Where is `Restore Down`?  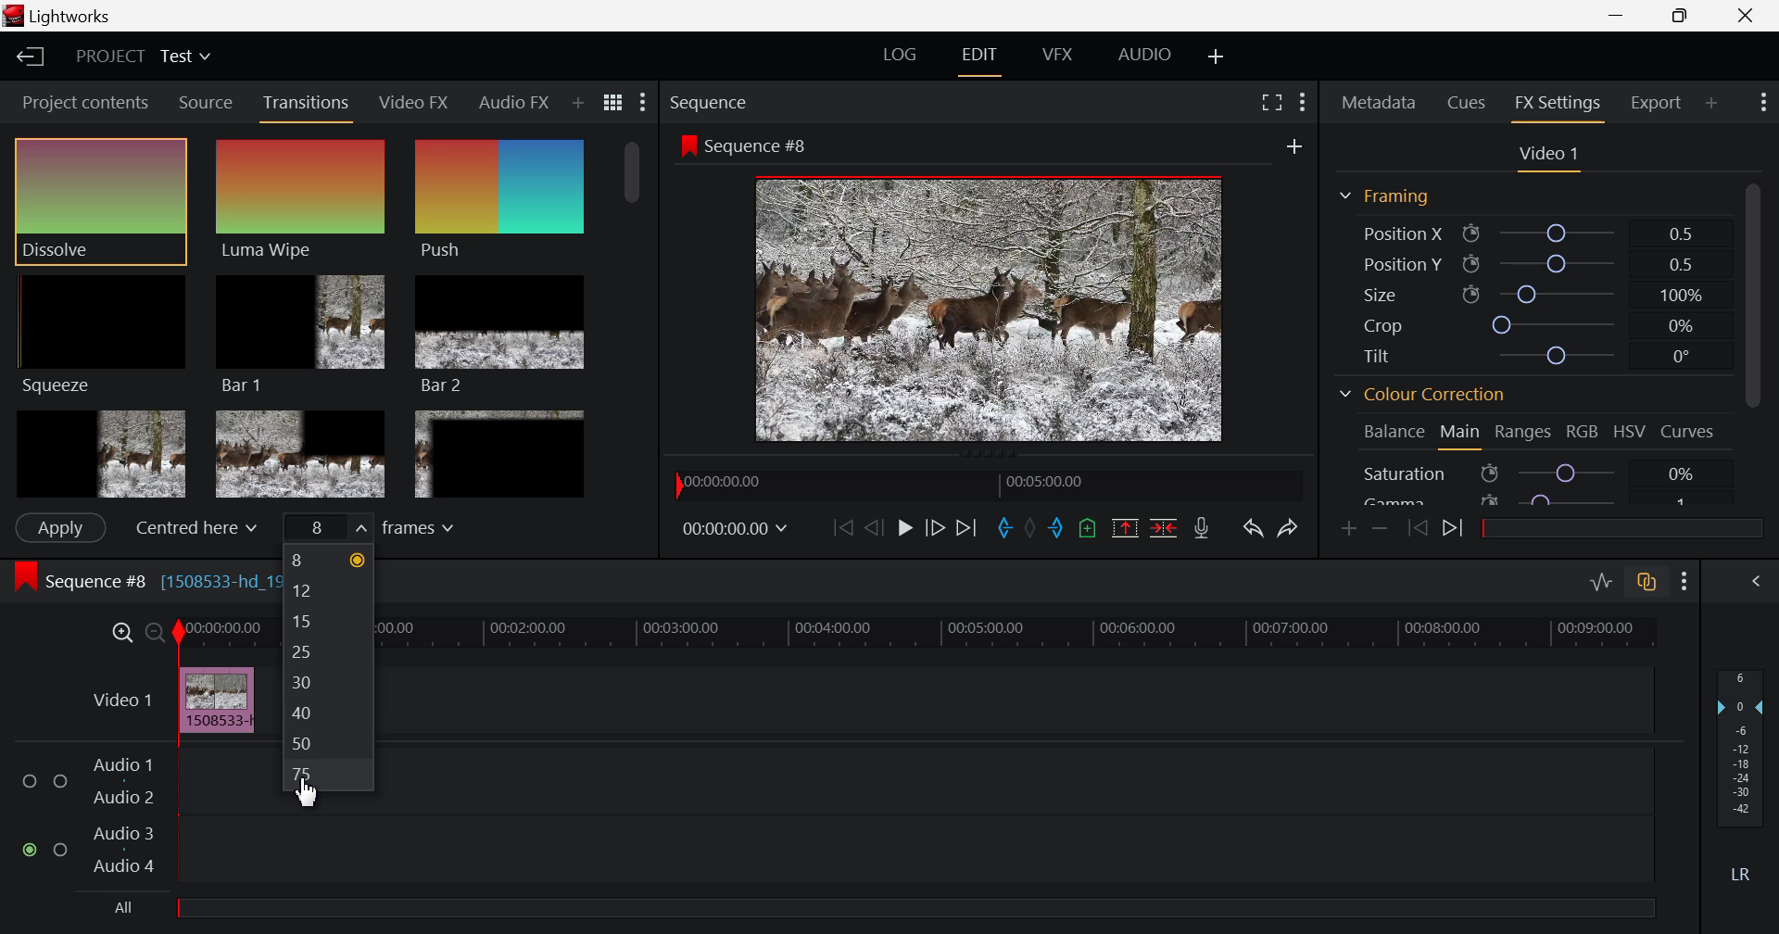 Restore Down is located at coordinates (1620, 18).